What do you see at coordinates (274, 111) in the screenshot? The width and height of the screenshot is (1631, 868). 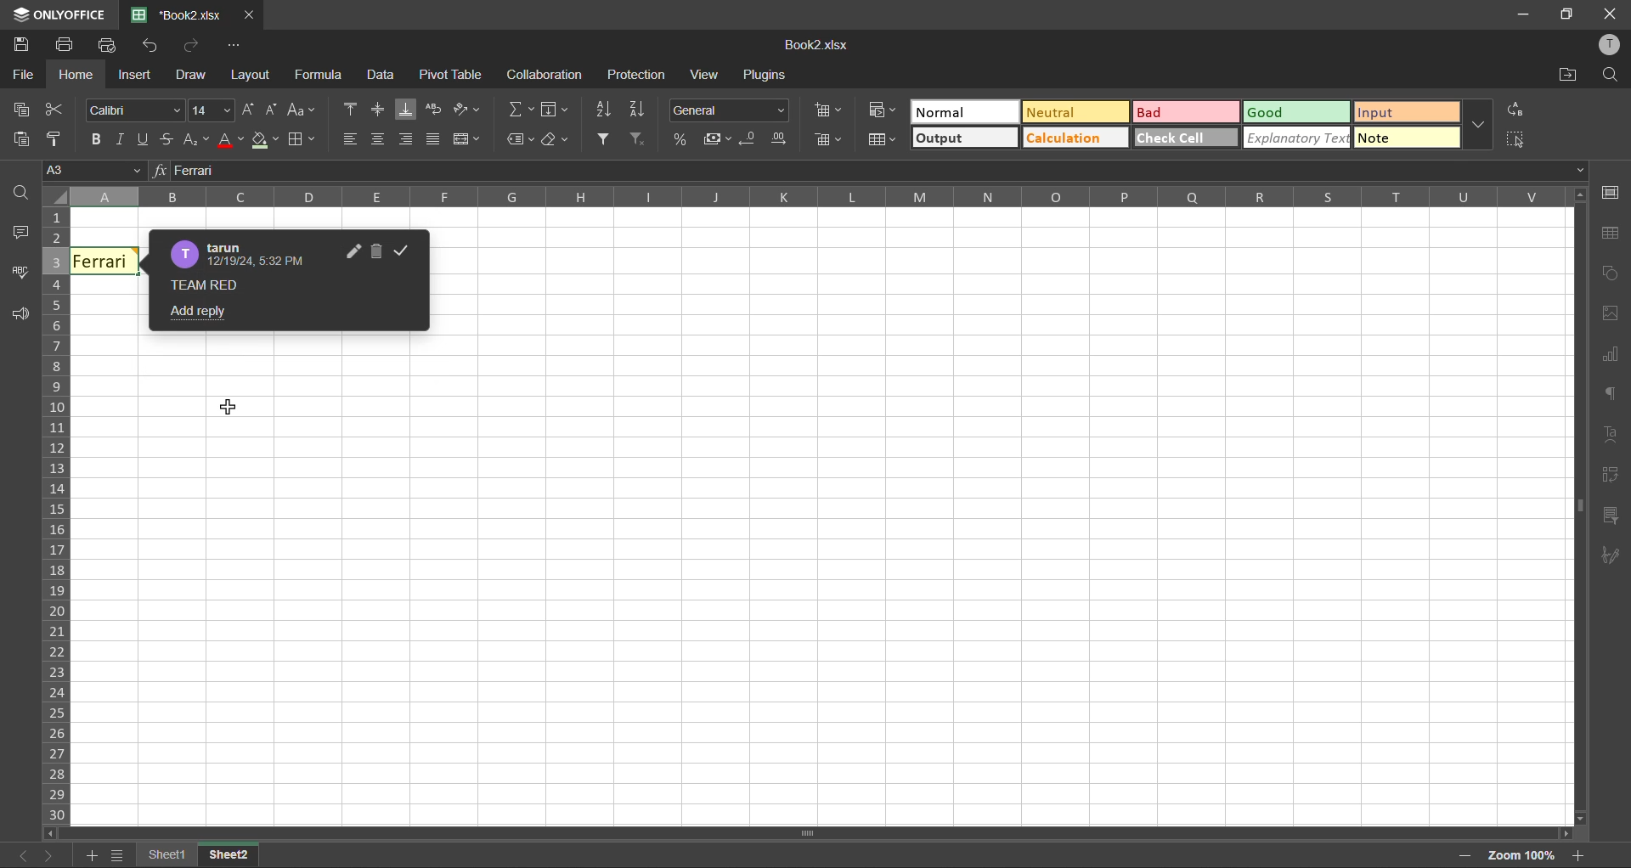 I see `decrement size` at bounding box center [274, 111].